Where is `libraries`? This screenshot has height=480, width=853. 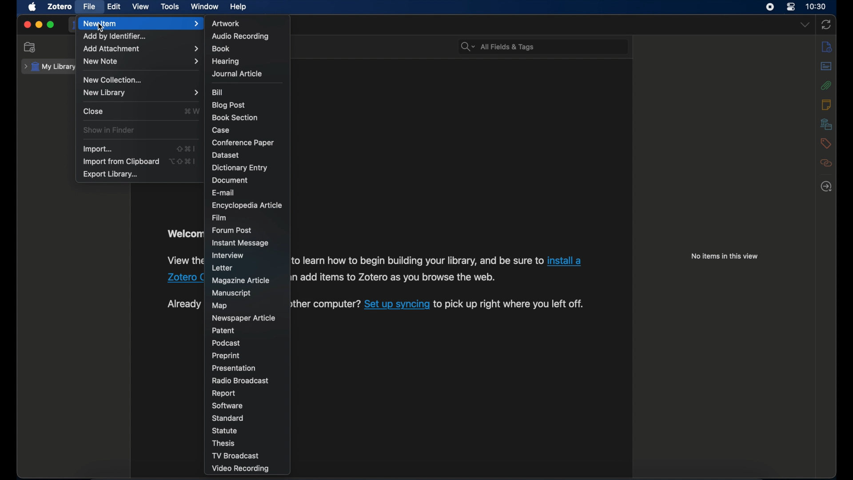 libraries is located at coordinates (827, 124).